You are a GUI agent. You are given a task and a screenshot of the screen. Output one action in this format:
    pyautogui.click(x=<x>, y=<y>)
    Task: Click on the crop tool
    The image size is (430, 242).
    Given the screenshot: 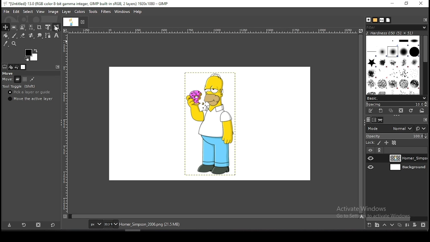 What is the action you would take?
    pyautogui.click(x=40, y=27)
    